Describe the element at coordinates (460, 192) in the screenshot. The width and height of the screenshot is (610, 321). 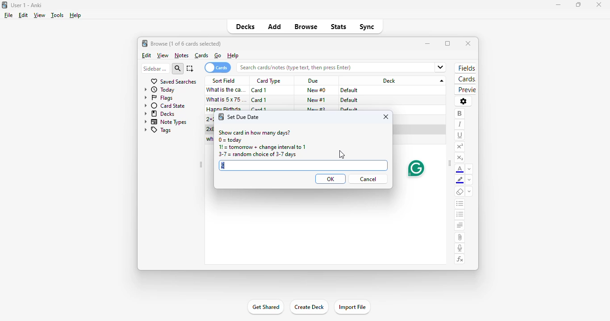
I see `remove formatting` at that location.